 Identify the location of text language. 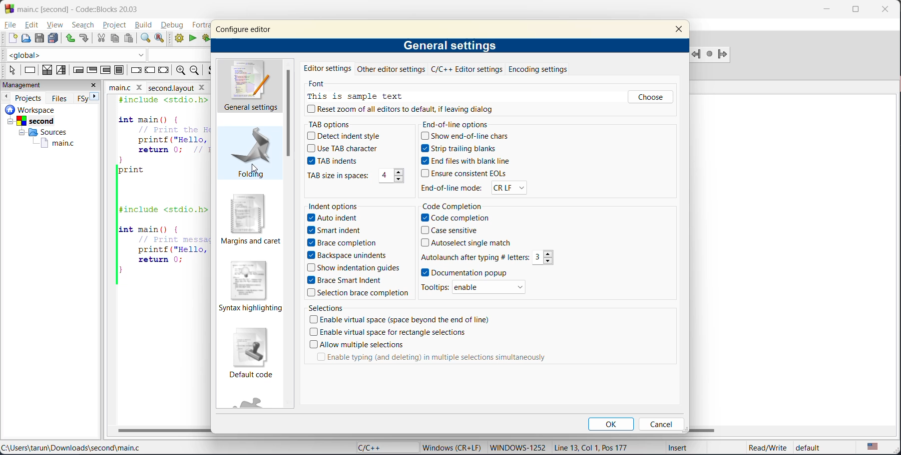
(874, 447).